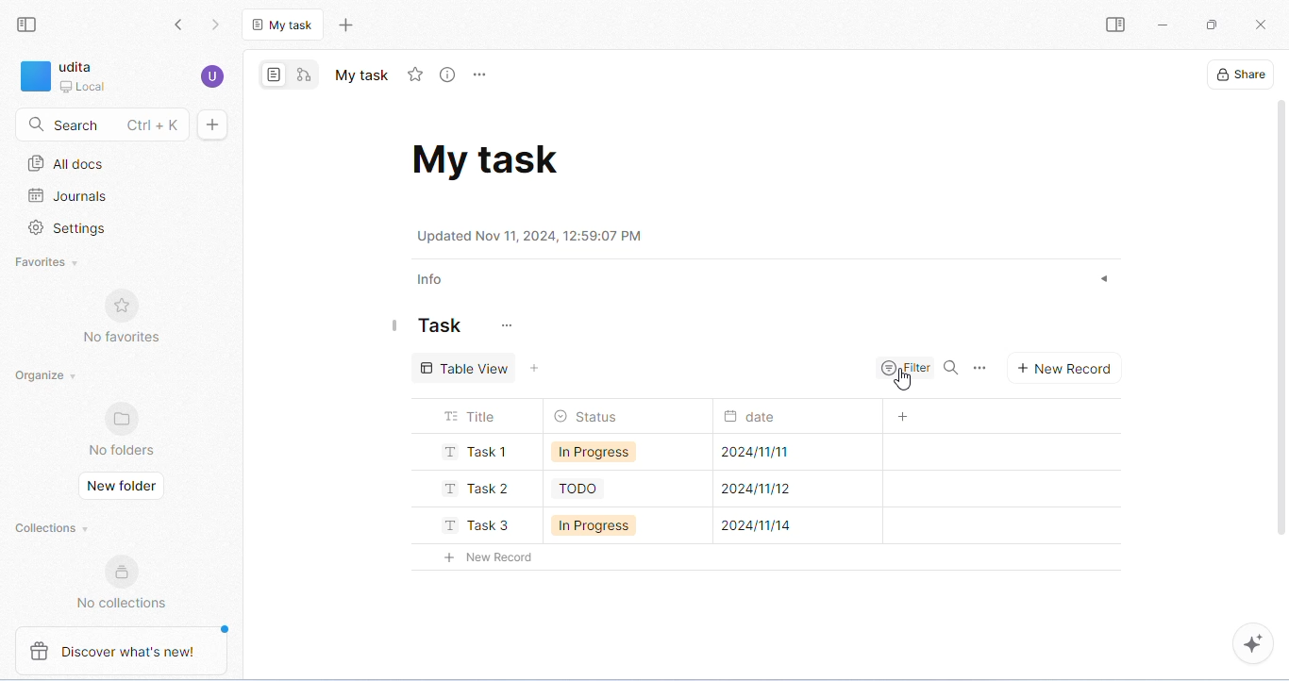  Describe the element at coordinates (533, 235) in the screenshot. I see `date and time of update` at that location.